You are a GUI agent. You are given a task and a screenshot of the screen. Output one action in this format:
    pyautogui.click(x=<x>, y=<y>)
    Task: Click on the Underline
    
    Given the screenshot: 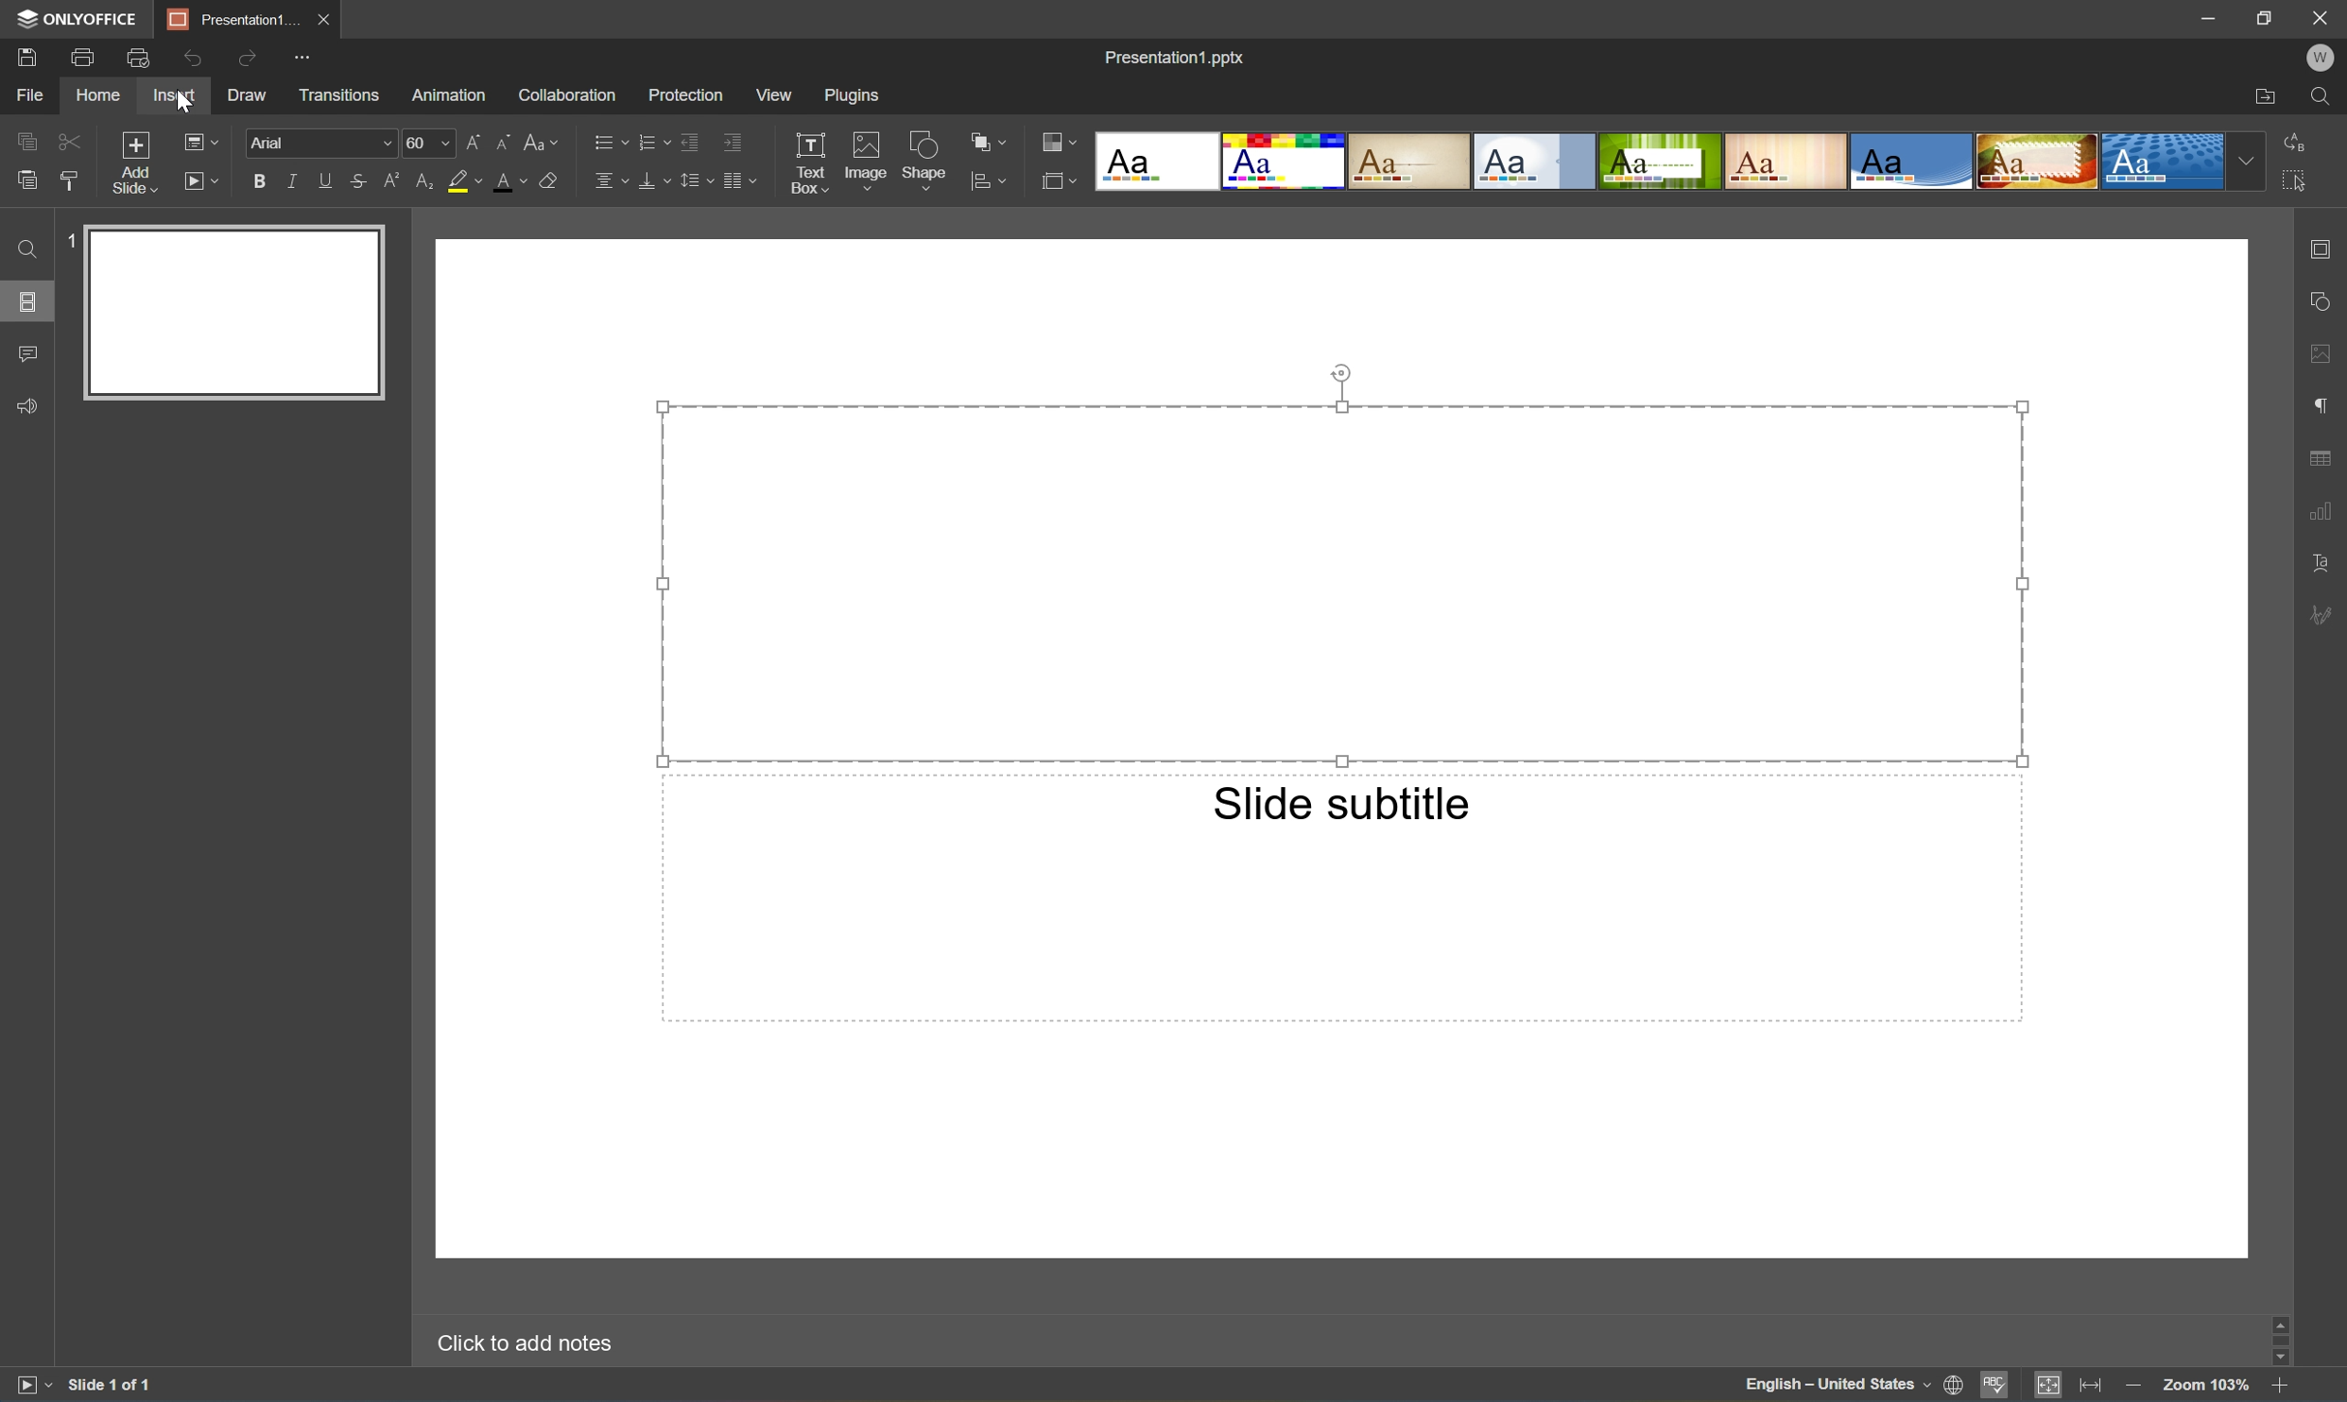 What is the action you would take?
    pyautogui.click(x=323, y=182)
    